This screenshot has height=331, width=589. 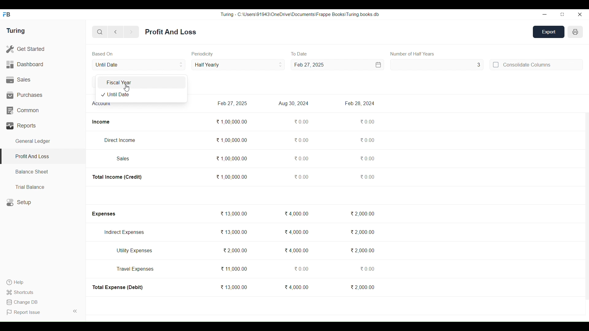 What do you see at coordinates (42, 157) in the screenshot?
I see `Profit And Loss` at bounding box center [42, 157].